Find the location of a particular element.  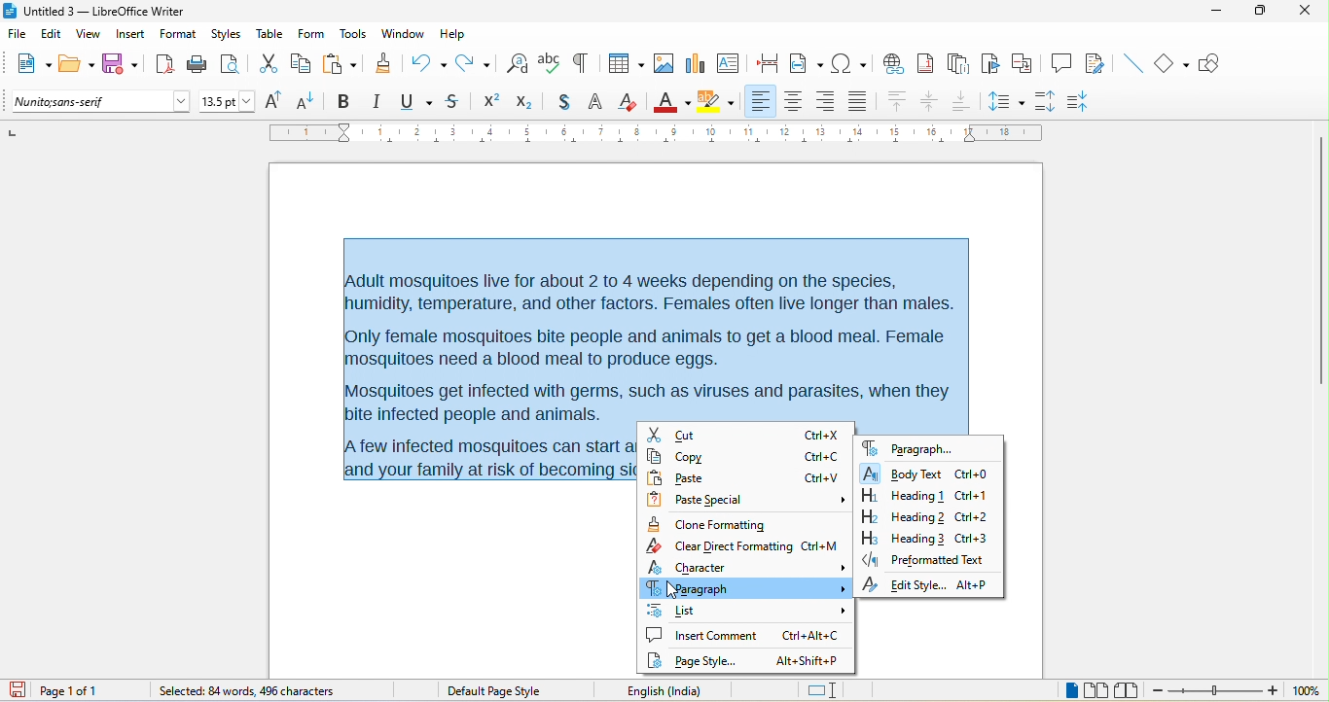

insert comment is located at coordinates (702, 635).